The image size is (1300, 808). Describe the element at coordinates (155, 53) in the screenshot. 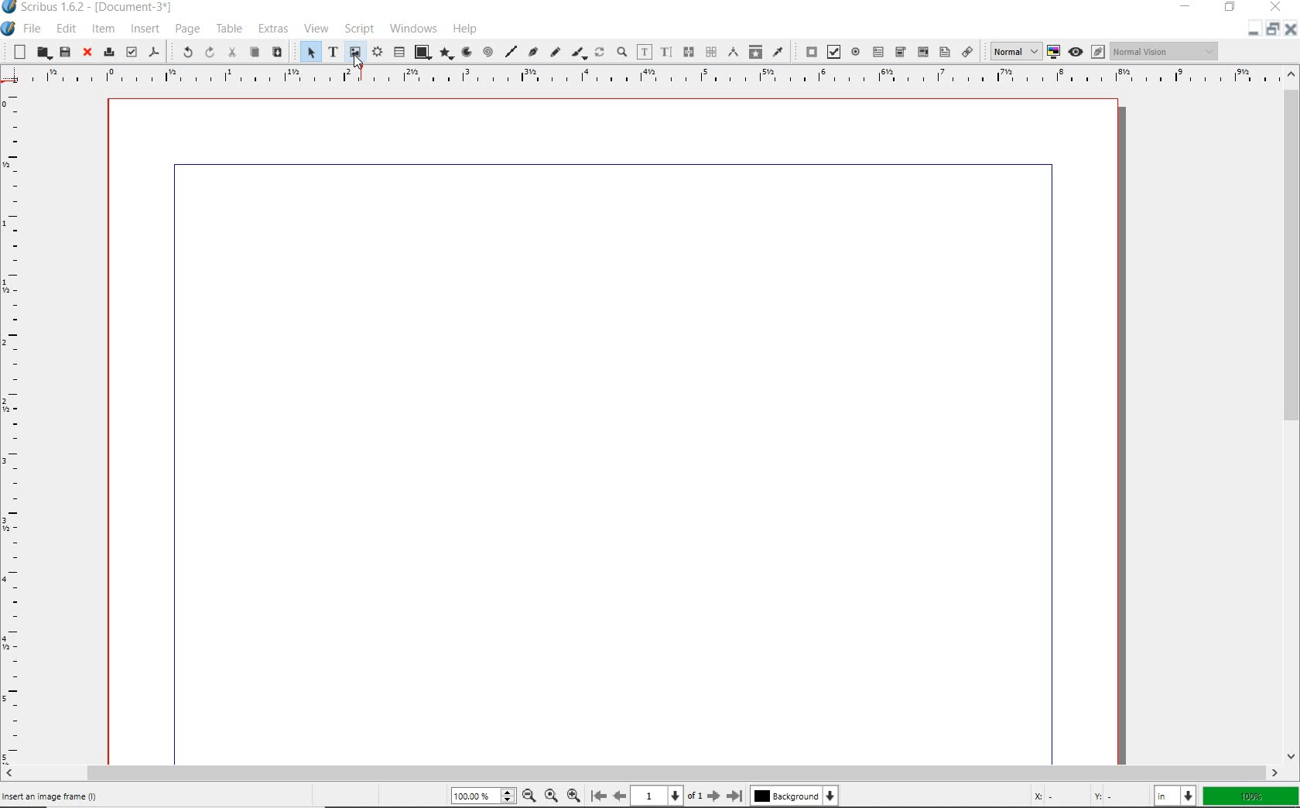

I see `save as pdf` at that location.